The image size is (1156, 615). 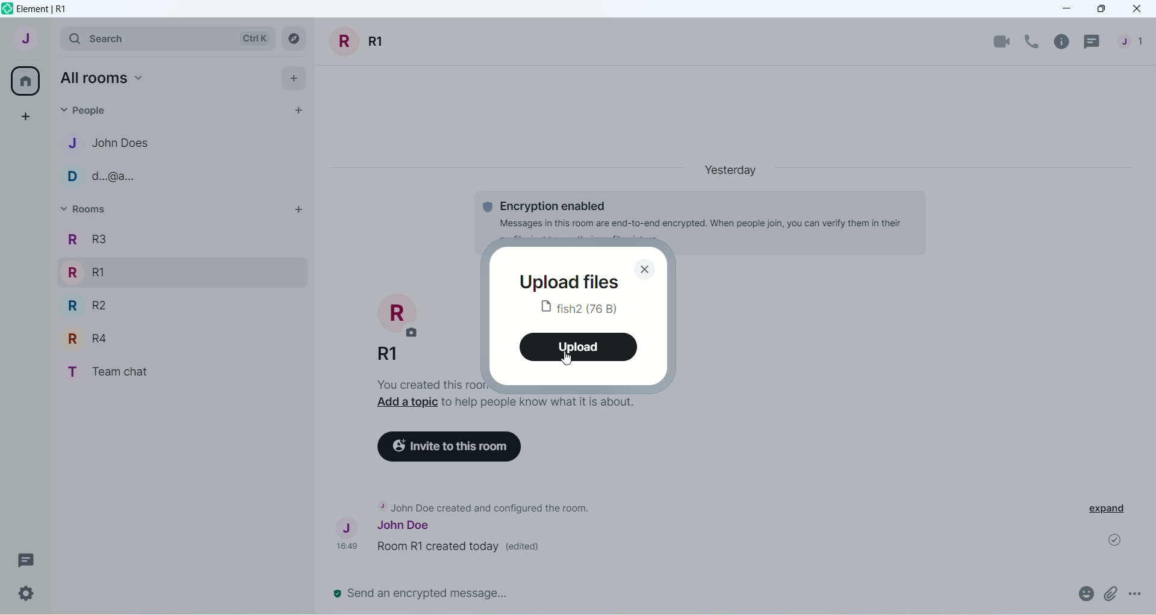 I want to click on send an encrypted message.., so click(x=421, y=593).